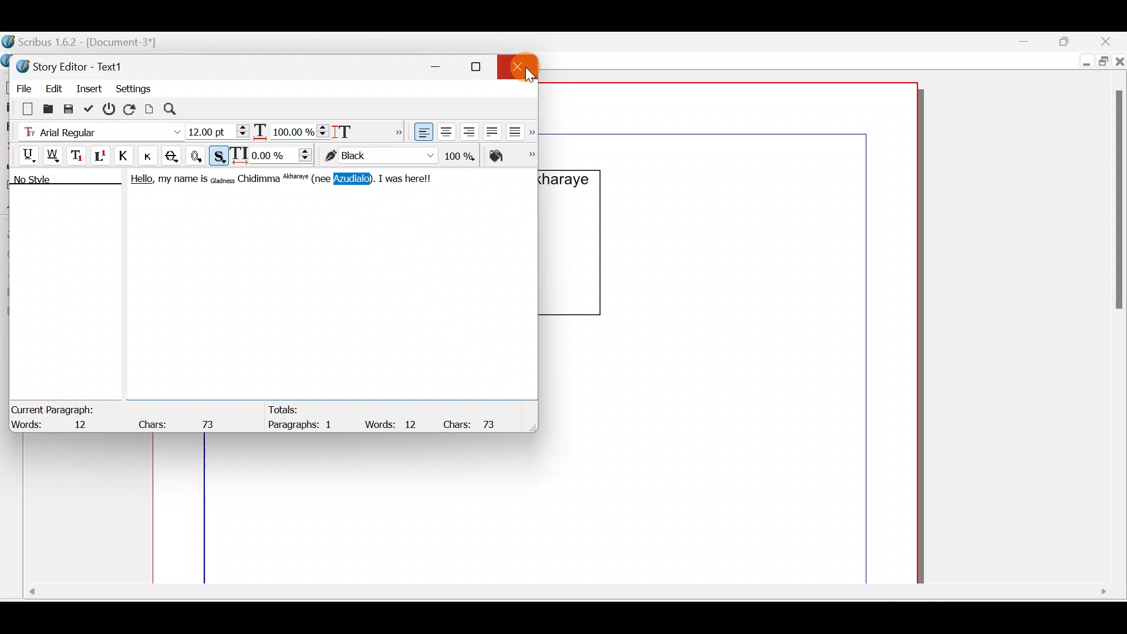  What do you see at coordinates (522, 65) in the screenshot?
I see `Close` at bounding box center [522, 65].